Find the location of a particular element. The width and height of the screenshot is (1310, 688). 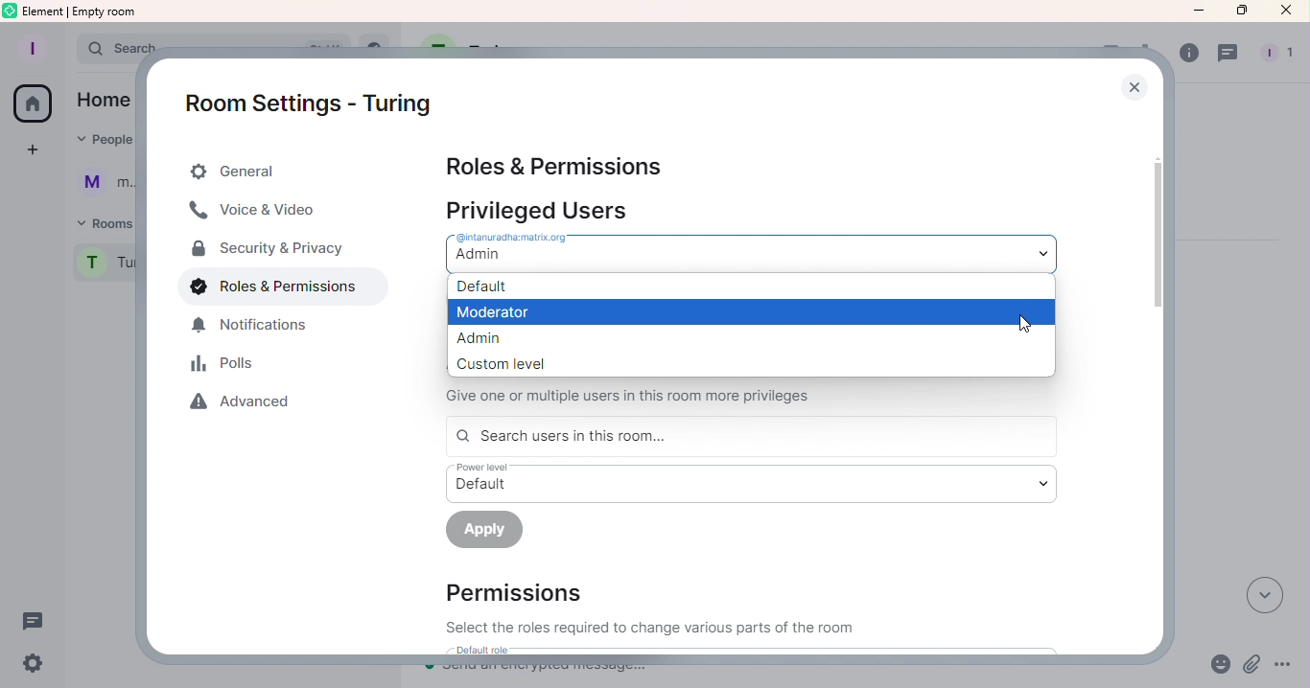

General is located at coordinates (289, 168).